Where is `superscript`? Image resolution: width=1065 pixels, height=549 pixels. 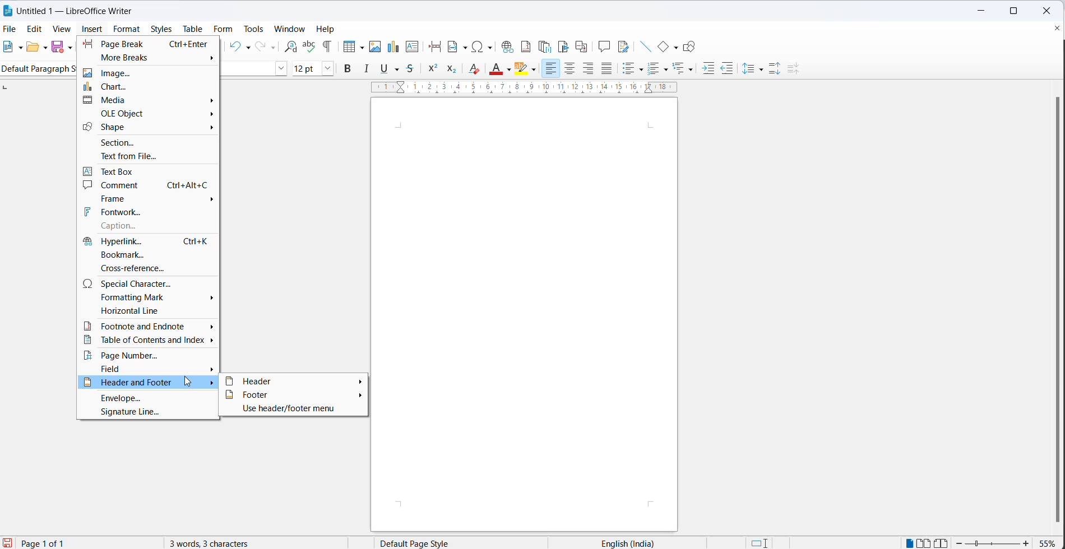 superscript is located at coordinates (434, 68).